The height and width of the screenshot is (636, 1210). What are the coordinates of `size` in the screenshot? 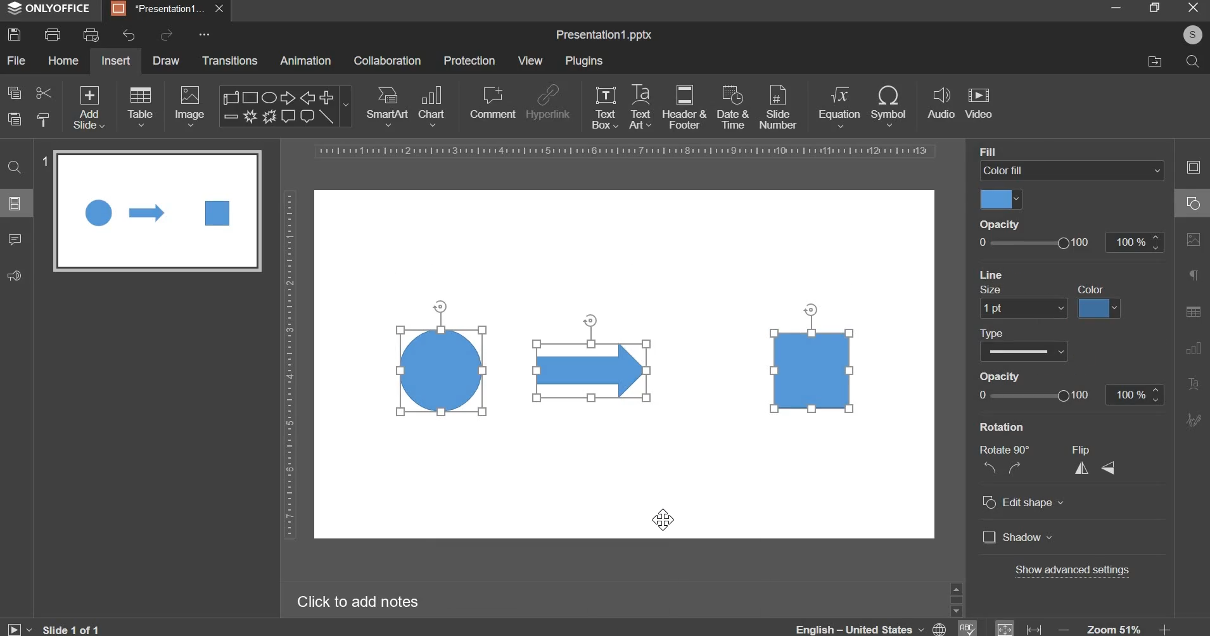 It's located at (994, 289).